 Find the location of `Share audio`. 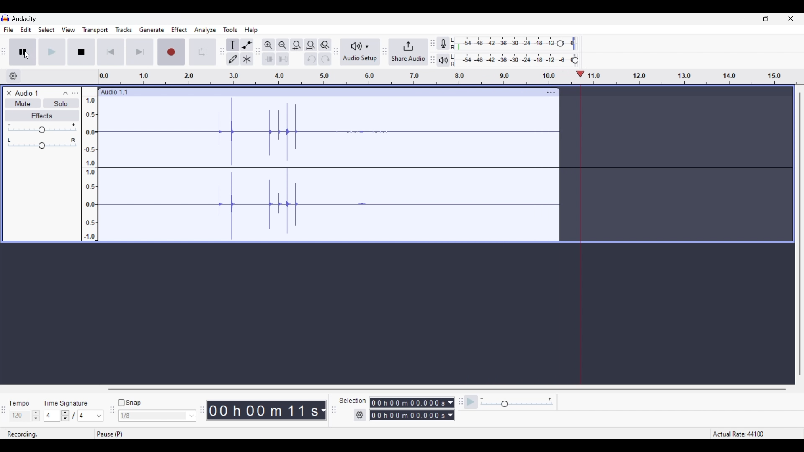

Share audio is located at coordinates (408, 52).